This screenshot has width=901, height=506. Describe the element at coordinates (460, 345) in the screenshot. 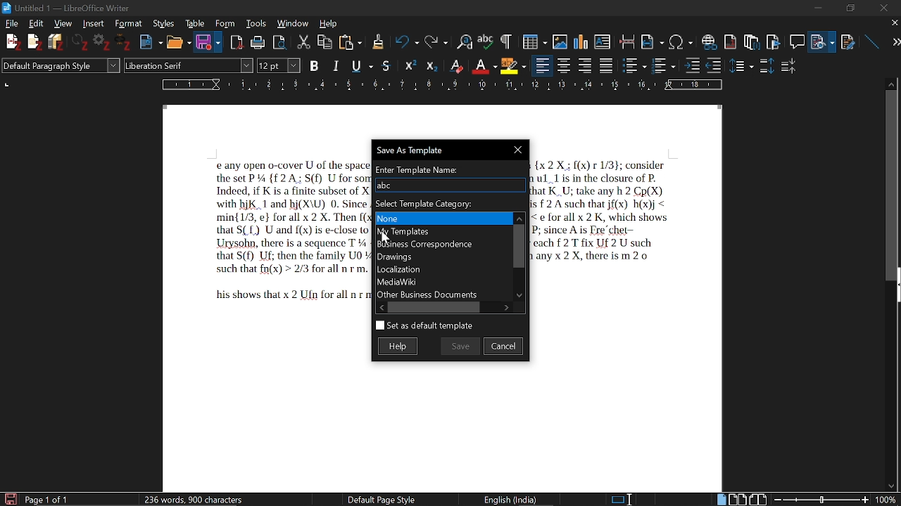

I see `Save` at that location.